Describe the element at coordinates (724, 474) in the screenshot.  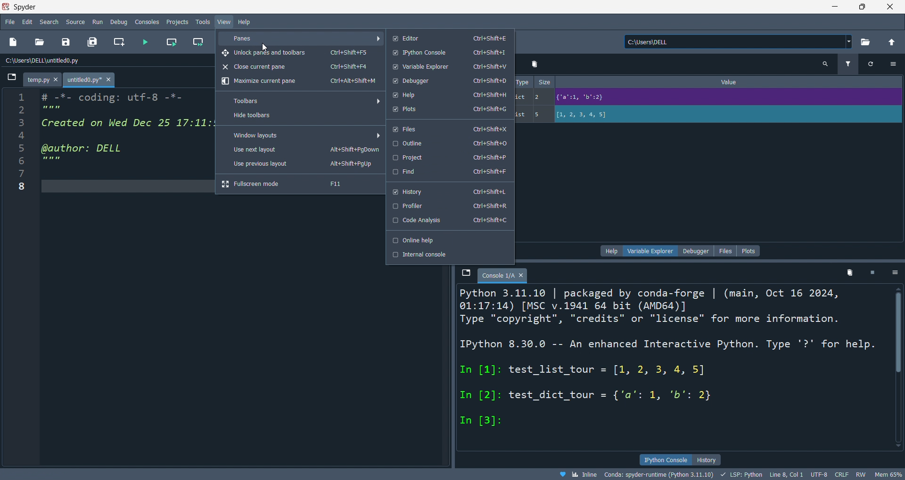
I see `Inline Conda: spyder-runtime (Python 3.11.10) LSP: Python Line 8, Col 1 UTF-8 CRLF RW Mem 65%` at that location.